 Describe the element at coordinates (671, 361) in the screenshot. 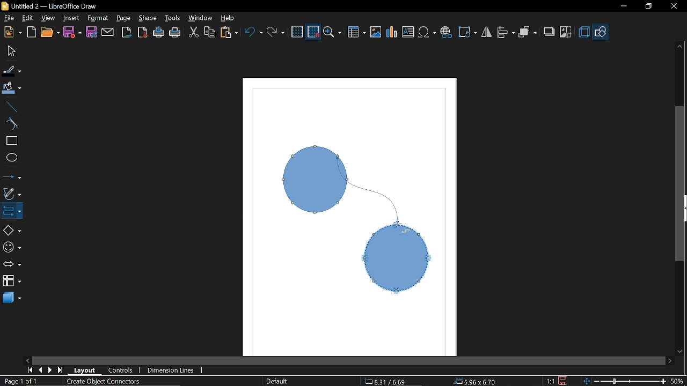

I see `Move right` at that location.